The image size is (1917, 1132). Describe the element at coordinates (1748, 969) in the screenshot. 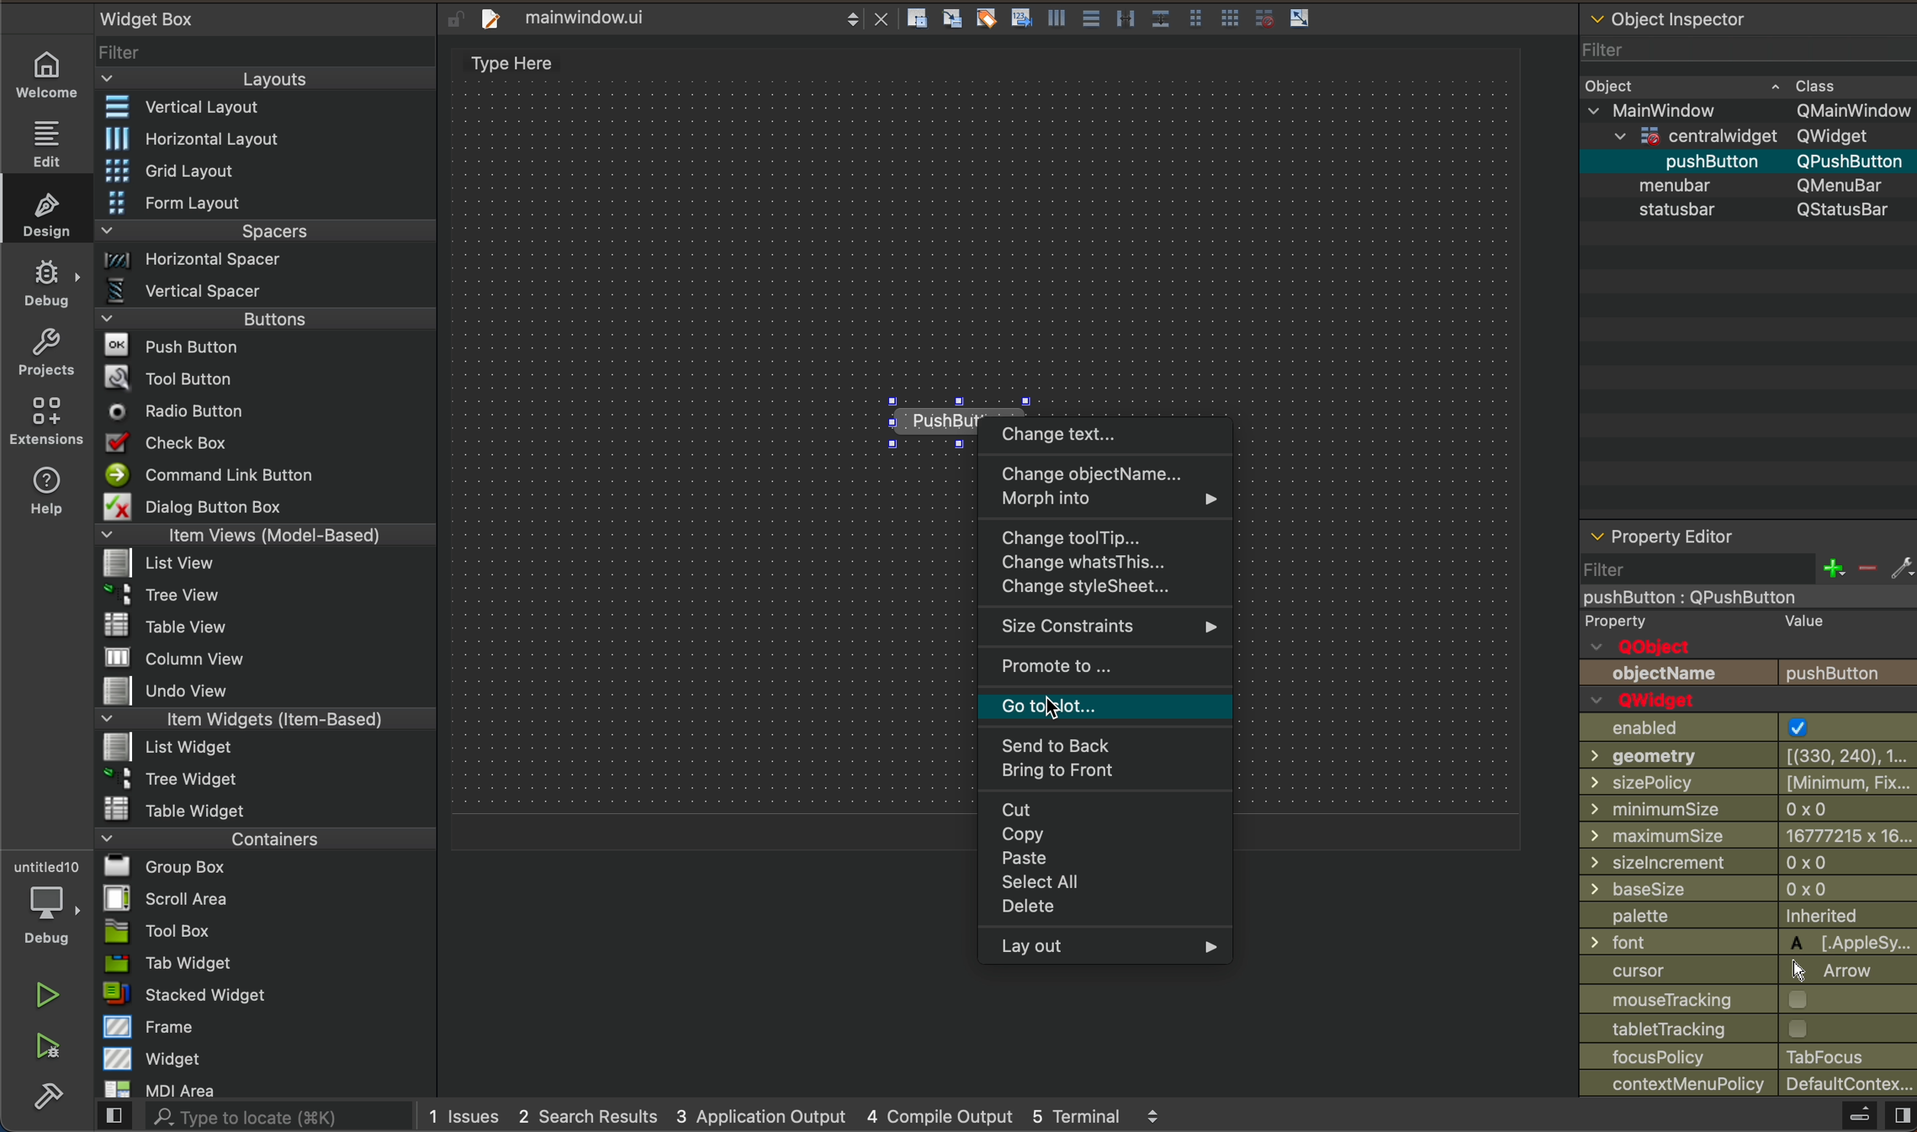

I see `cursor` at that location.